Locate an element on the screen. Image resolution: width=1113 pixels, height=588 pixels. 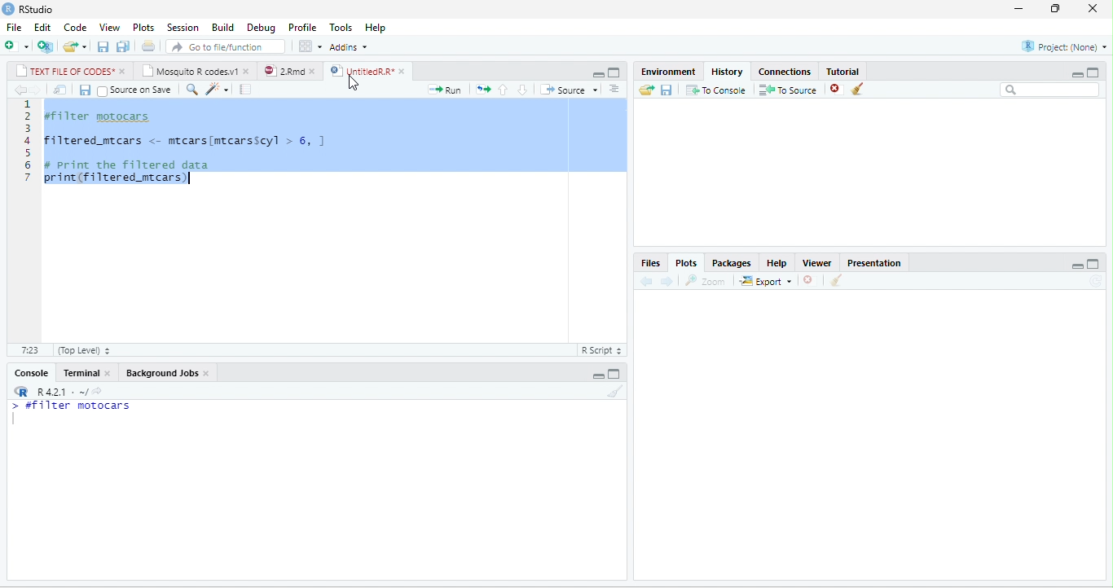
Help is located at coordinates (776, 263).